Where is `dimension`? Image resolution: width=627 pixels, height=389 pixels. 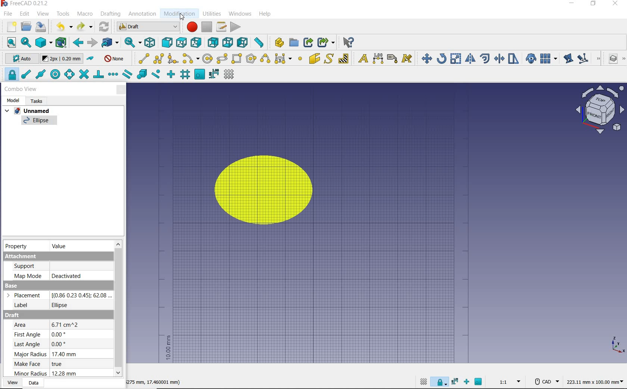
dimension is located at coordinates (157, 382).